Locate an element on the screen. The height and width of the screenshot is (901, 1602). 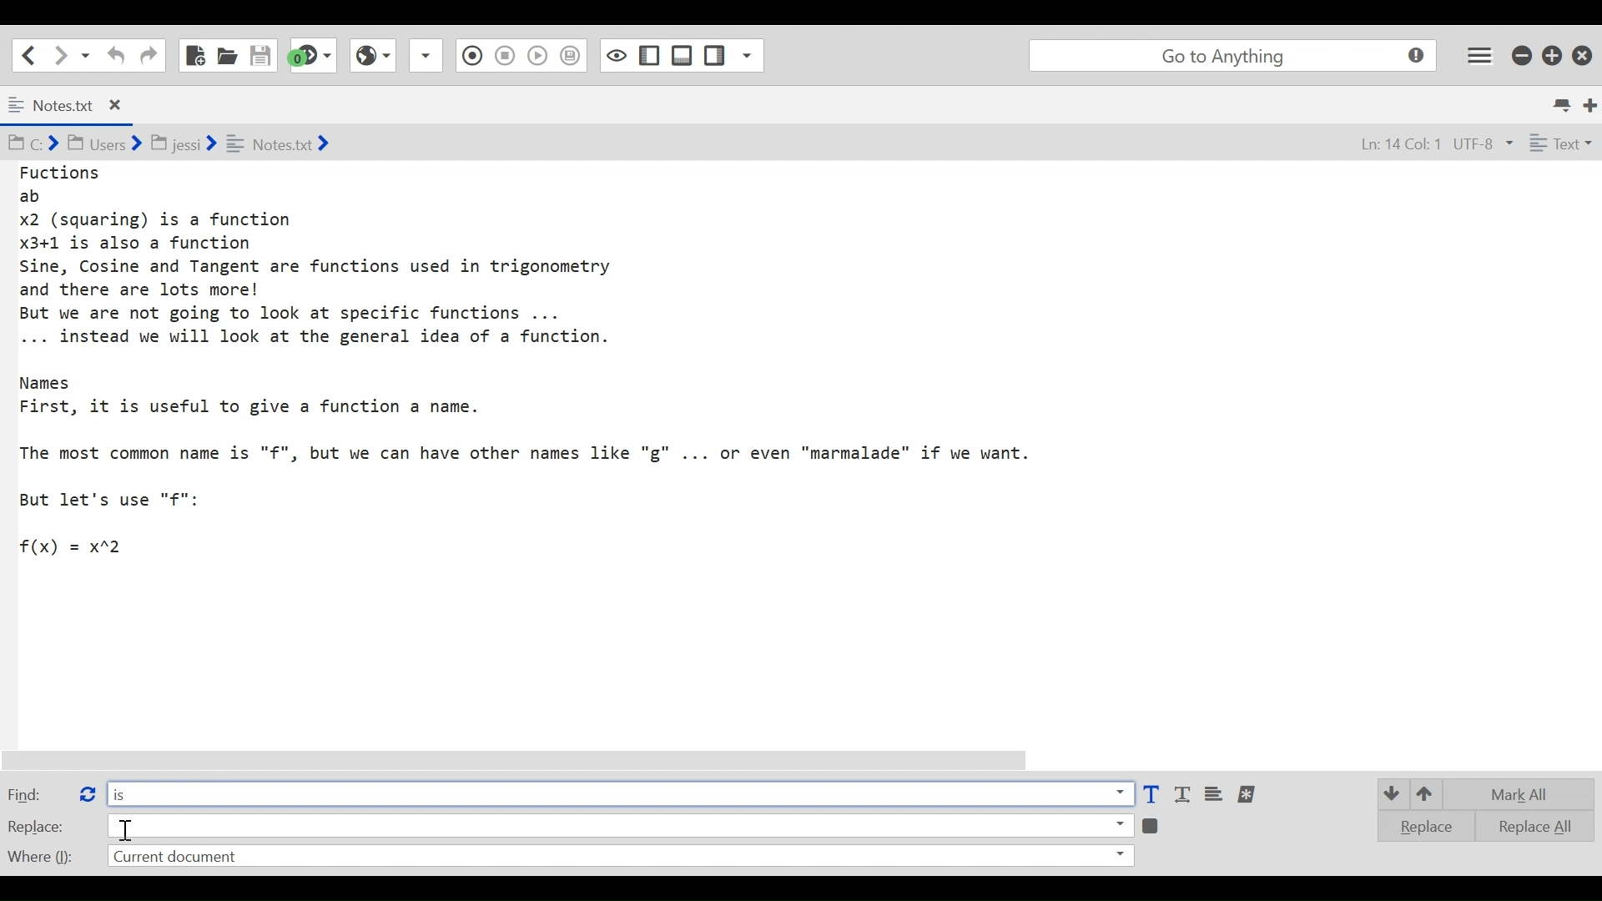
is is located at coordinates (619, 793).